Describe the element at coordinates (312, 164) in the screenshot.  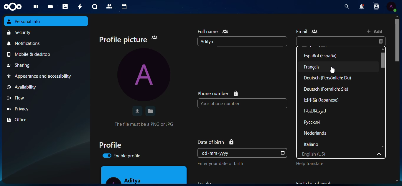
I see `help` at that location.